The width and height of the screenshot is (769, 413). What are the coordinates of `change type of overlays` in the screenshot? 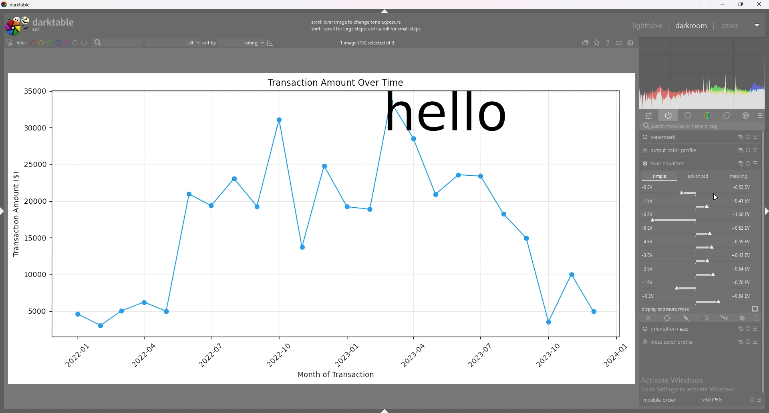 It's located at (597, 42).